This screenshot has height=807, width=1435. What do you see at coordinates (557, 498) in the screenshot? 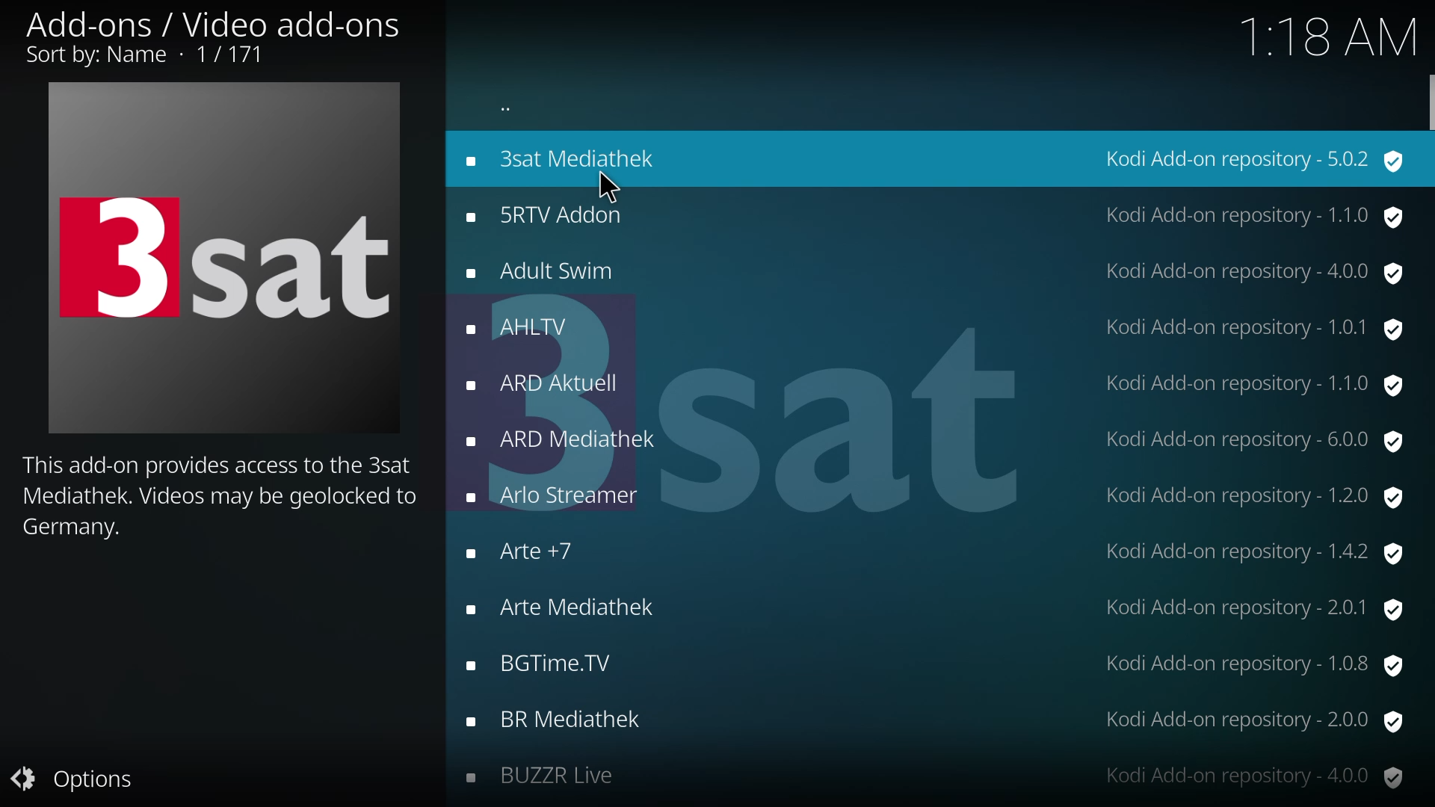
I see `` at bounding box center [557, 498].